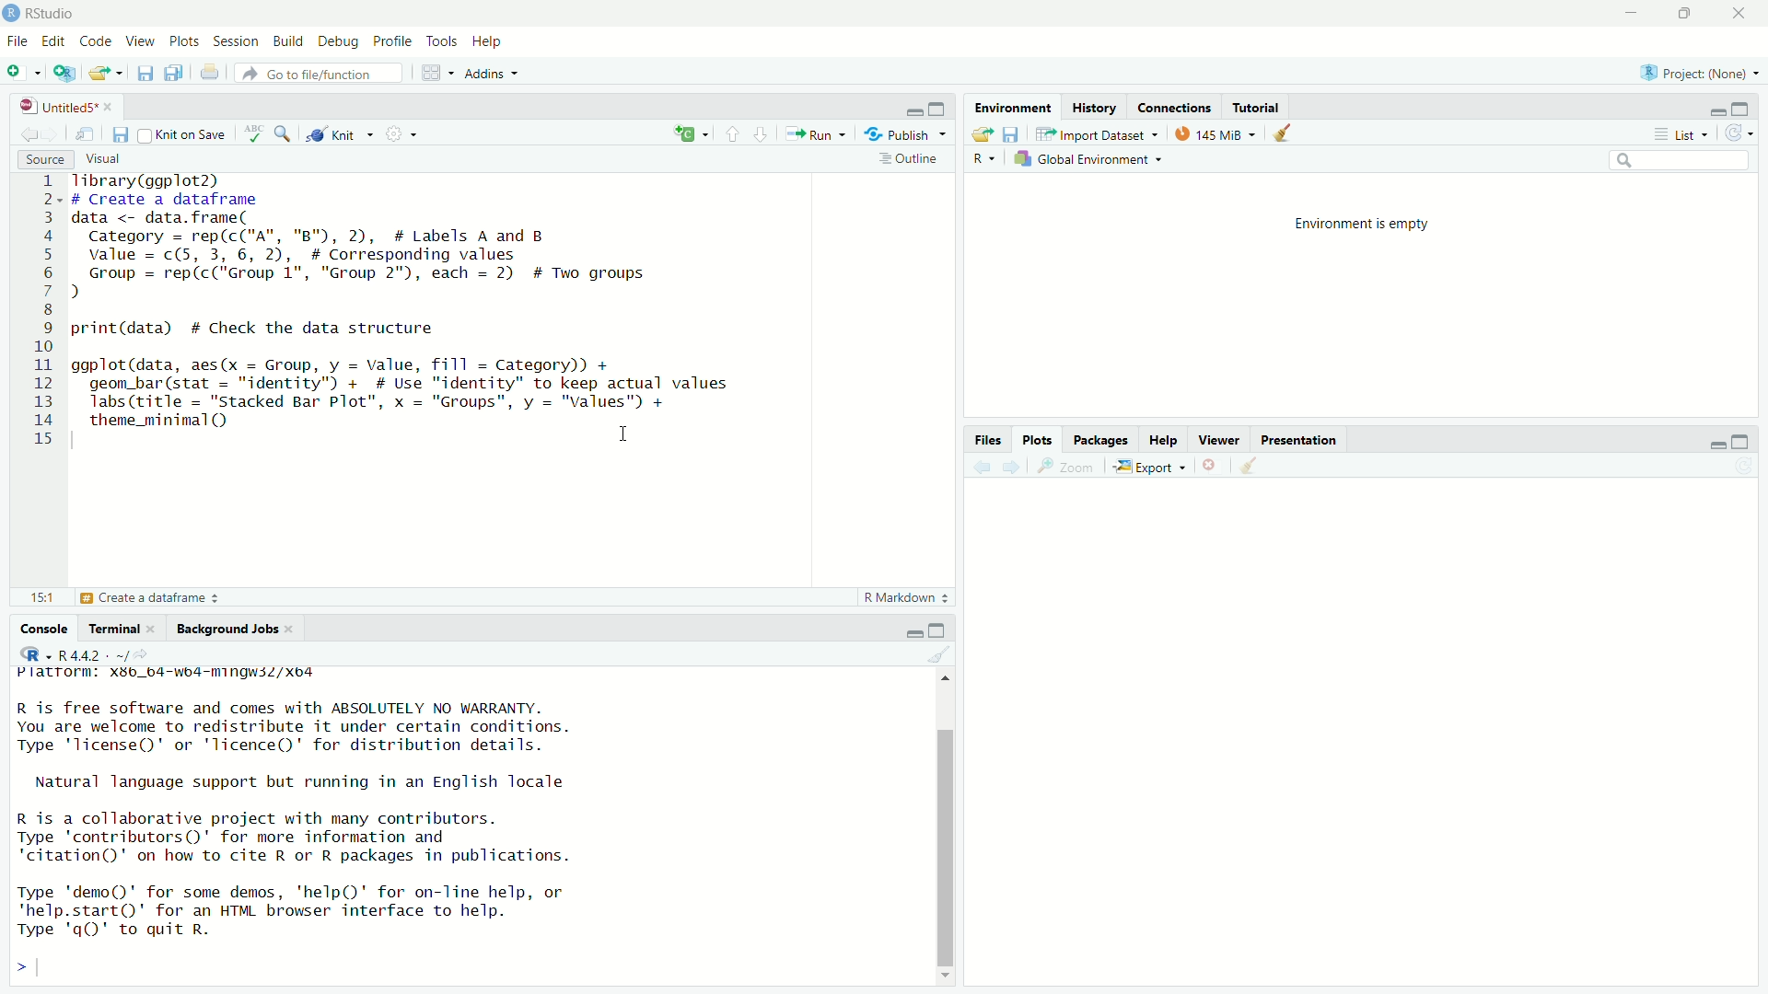 This screenshot has width=1768, height=994. I want to click on File, so click(19, 41).